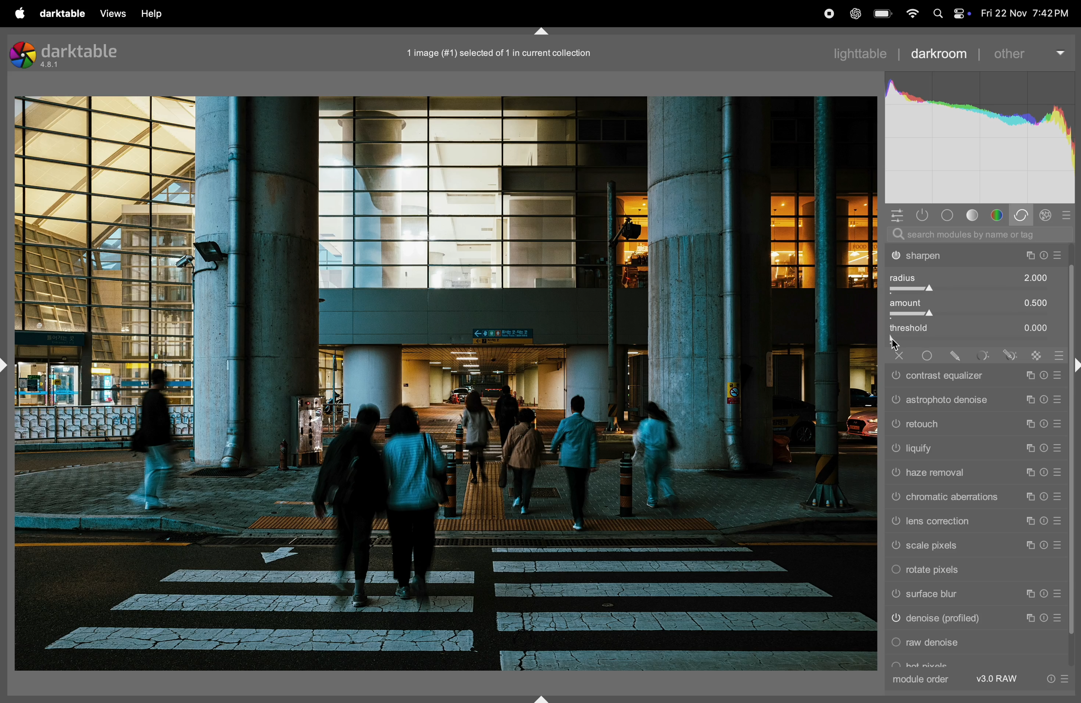 The height and width of the screenshot is (703, 1081). Describe the element at coordinates (937, 15) in the screenshot. I see `spotlight search` at that location.